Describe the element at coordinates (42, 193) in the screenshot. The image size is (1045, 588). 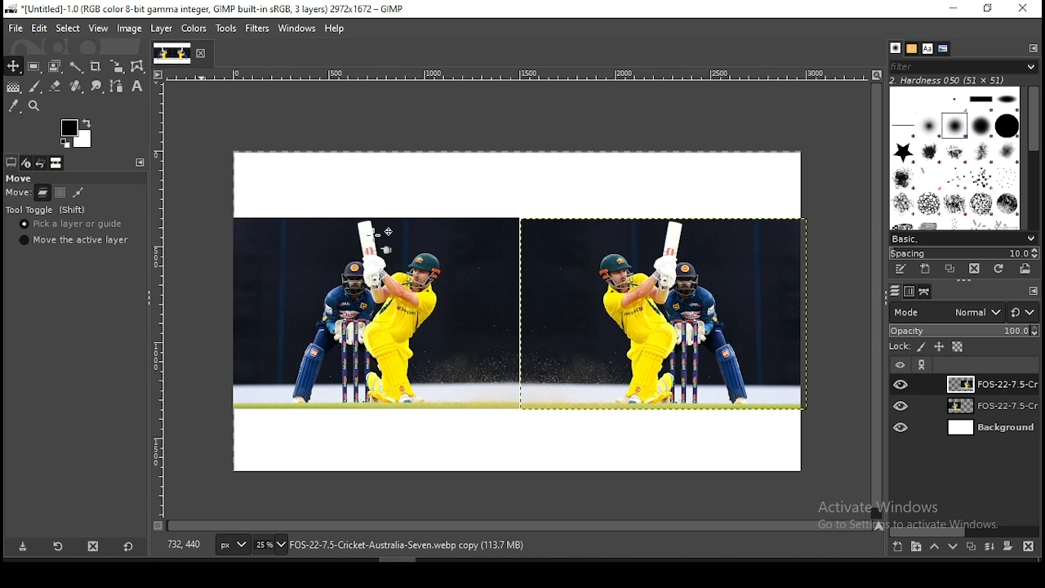
I see `move layer` at that location.